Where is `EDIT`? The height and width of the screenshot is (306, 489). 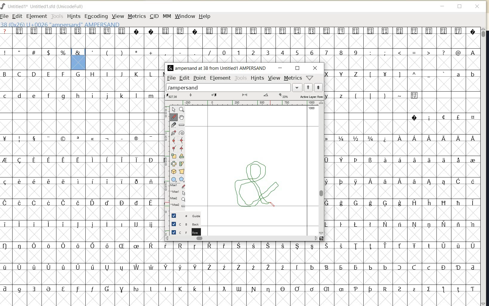 EDIT is located at coordinates (16, 16).